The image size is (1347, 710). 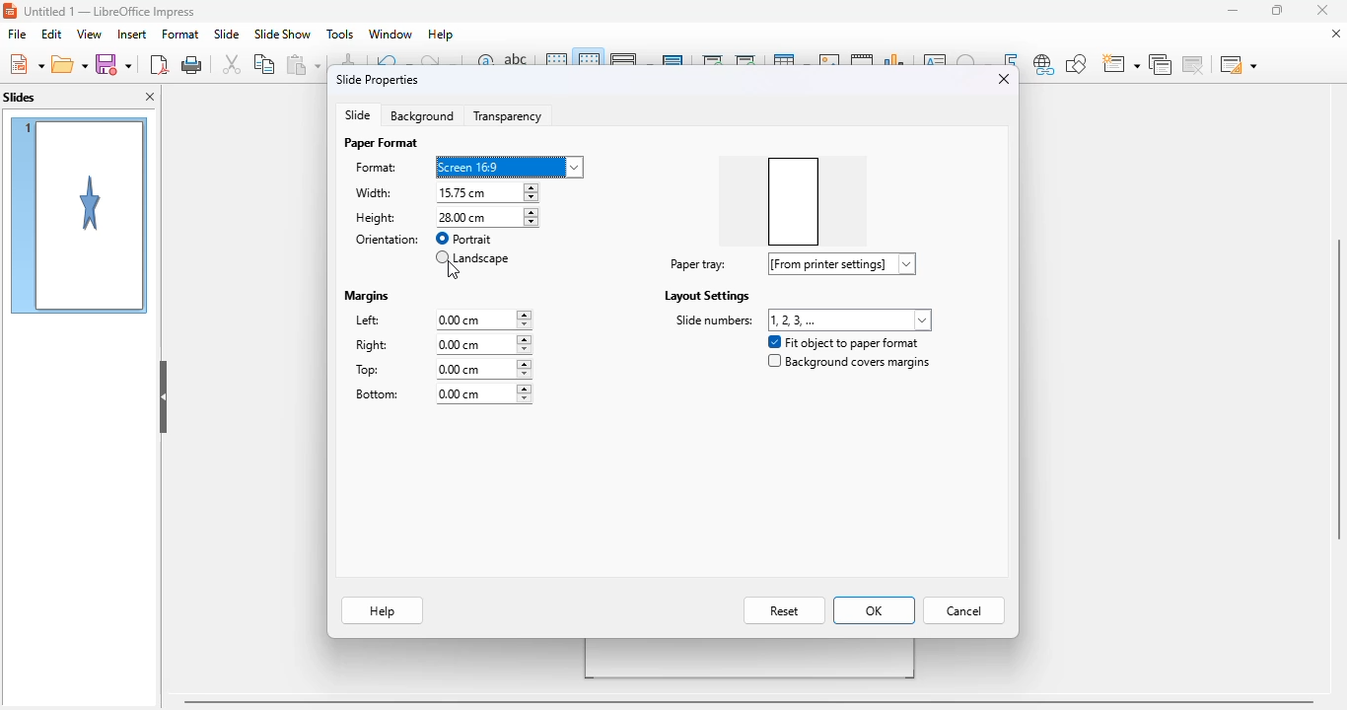 What do you see at coordinates (89, 35) in the screenshot?
I see `view` at bounding box center [89, 35].